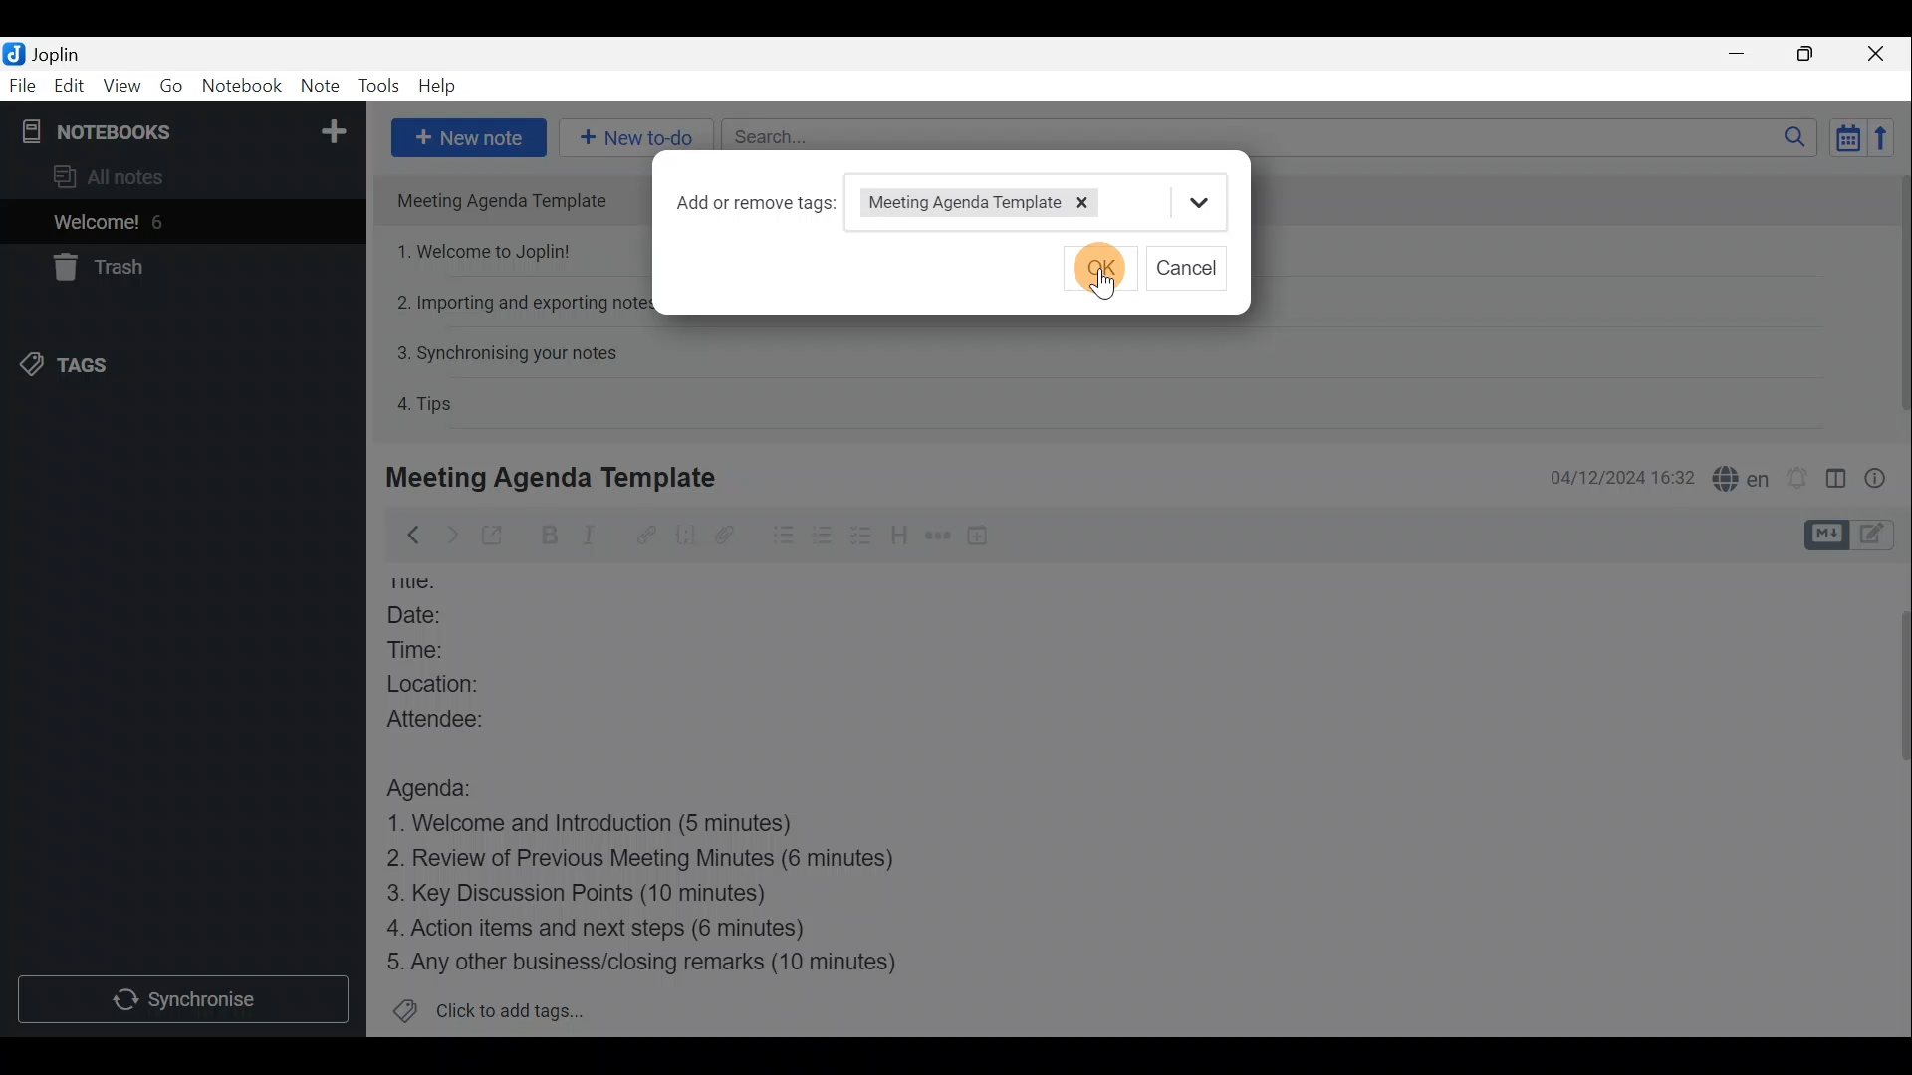  Describe the element at coordinates (555, 477) in the screenshot. I see `Meeting Agenda Template` at that location.